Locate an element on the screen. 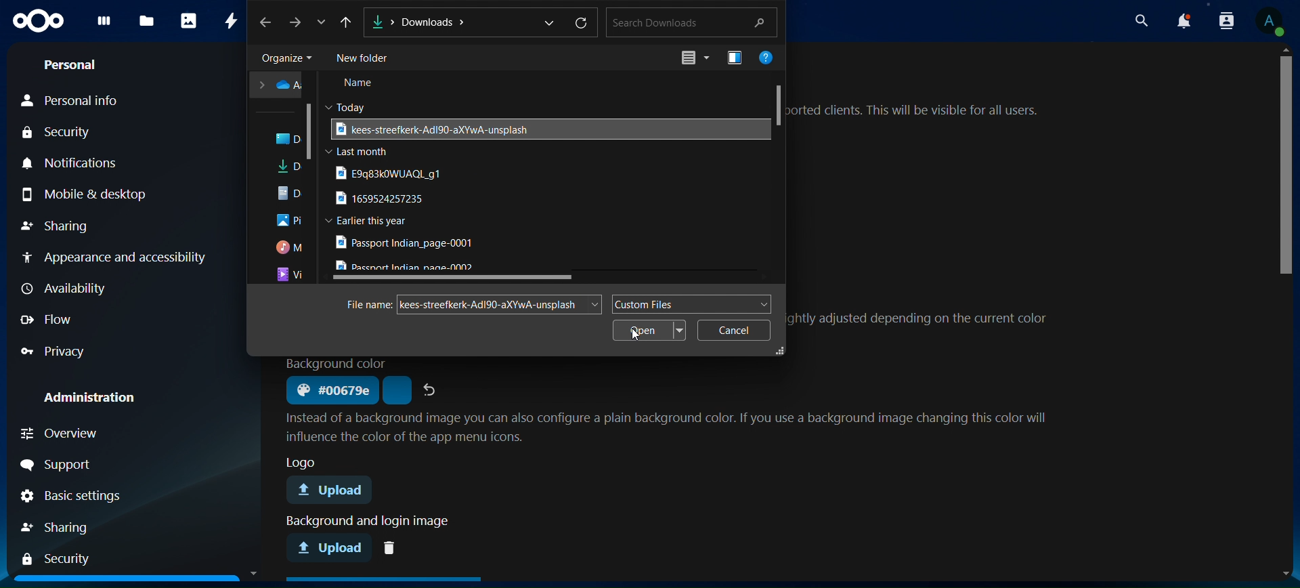 This screenshot has height=588, width=1300. files is located at coordinates (148, 22).